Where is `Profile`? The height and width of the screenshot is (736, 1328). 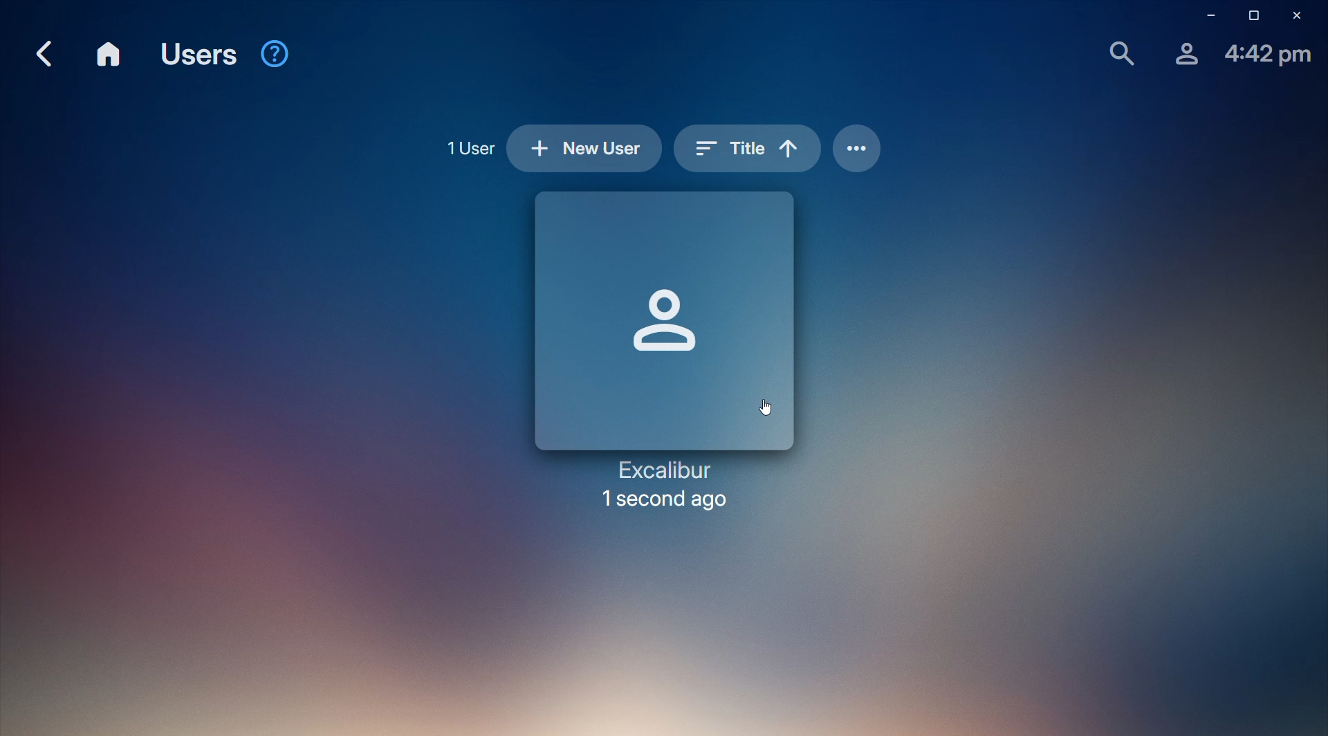 Profile is located at coordinates (1182, 53).